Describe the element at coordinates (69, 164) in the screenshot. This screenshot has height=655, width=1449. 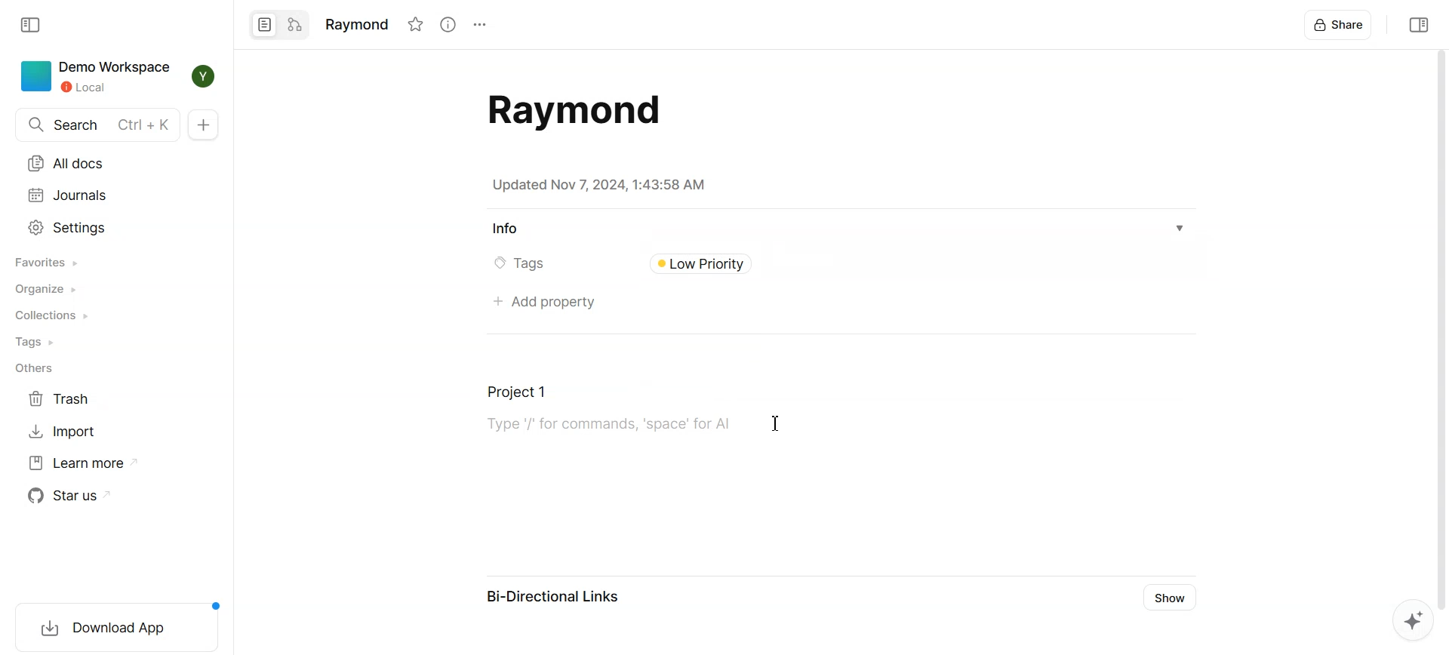
I see `All docs` at that location.